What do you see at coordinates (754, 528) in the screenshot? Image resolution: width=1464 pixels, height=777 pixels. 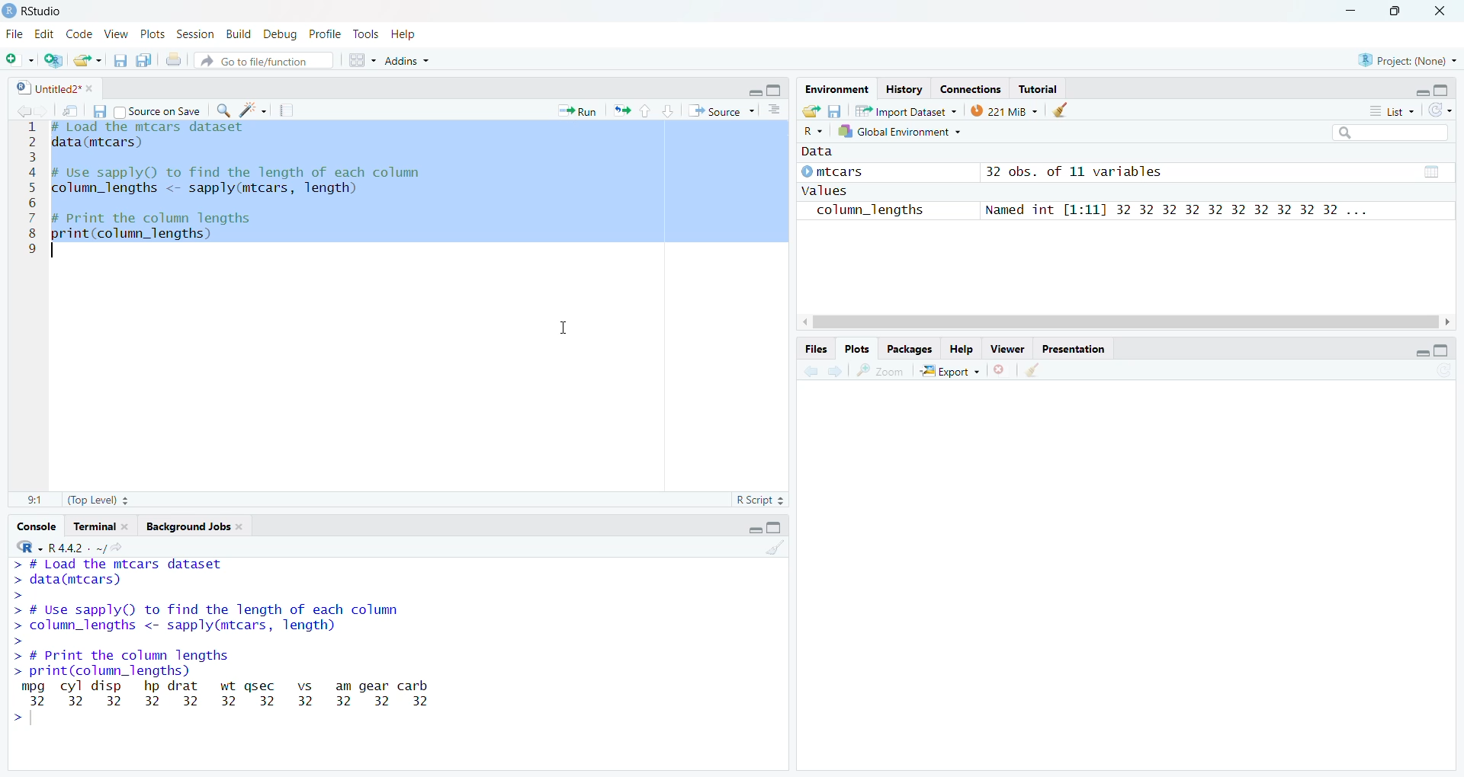 I see `Hide` at bounding box center [754, 528].